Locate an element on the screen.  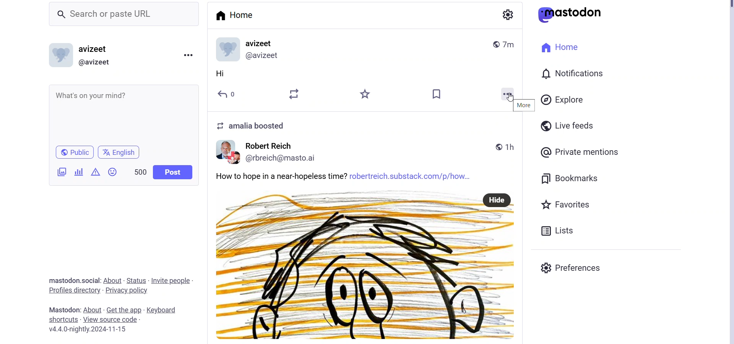
About is located at coordinates (92, 310).